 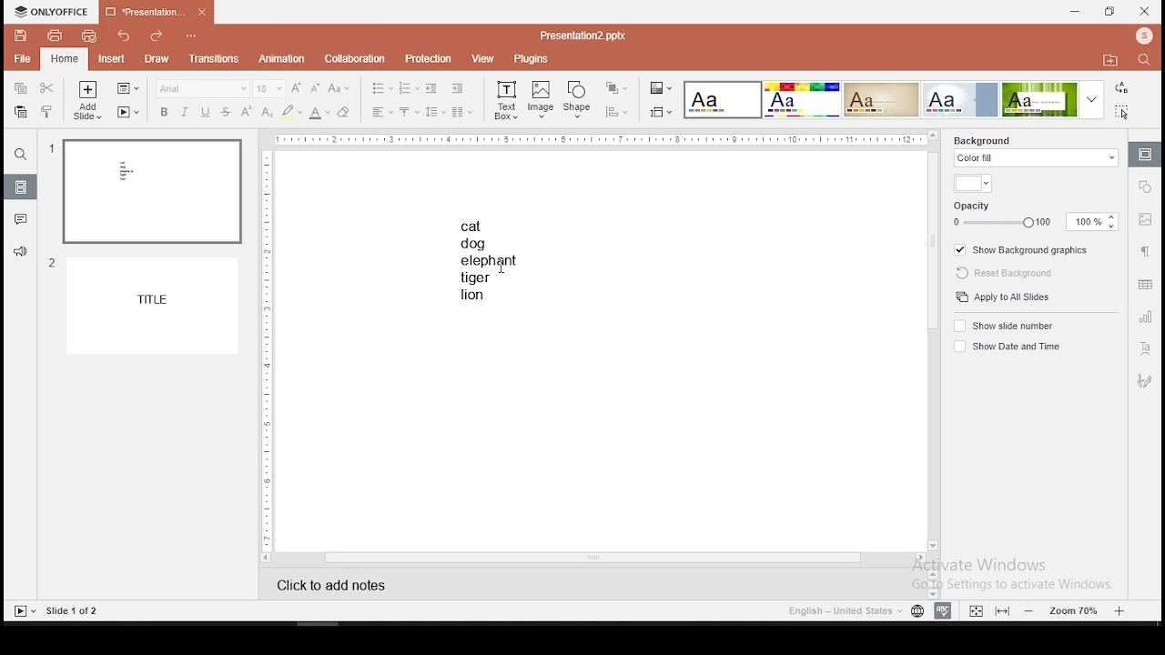 I want to click on columns, so click(x=461, y=111).